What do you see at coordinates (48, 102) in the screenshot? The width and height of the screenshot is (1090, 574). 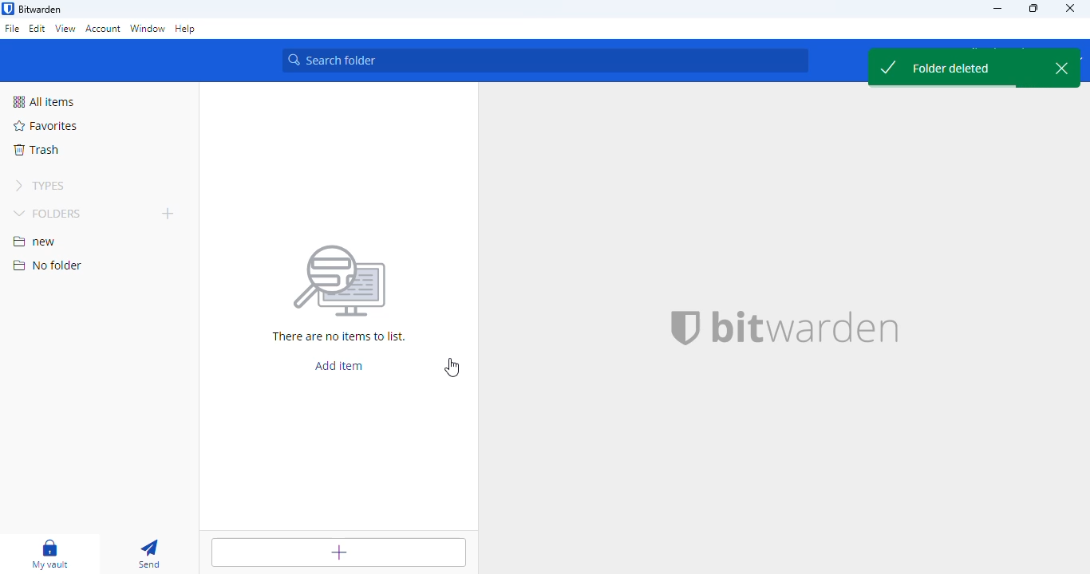 I see `all items` at bounding box center [48, 102].